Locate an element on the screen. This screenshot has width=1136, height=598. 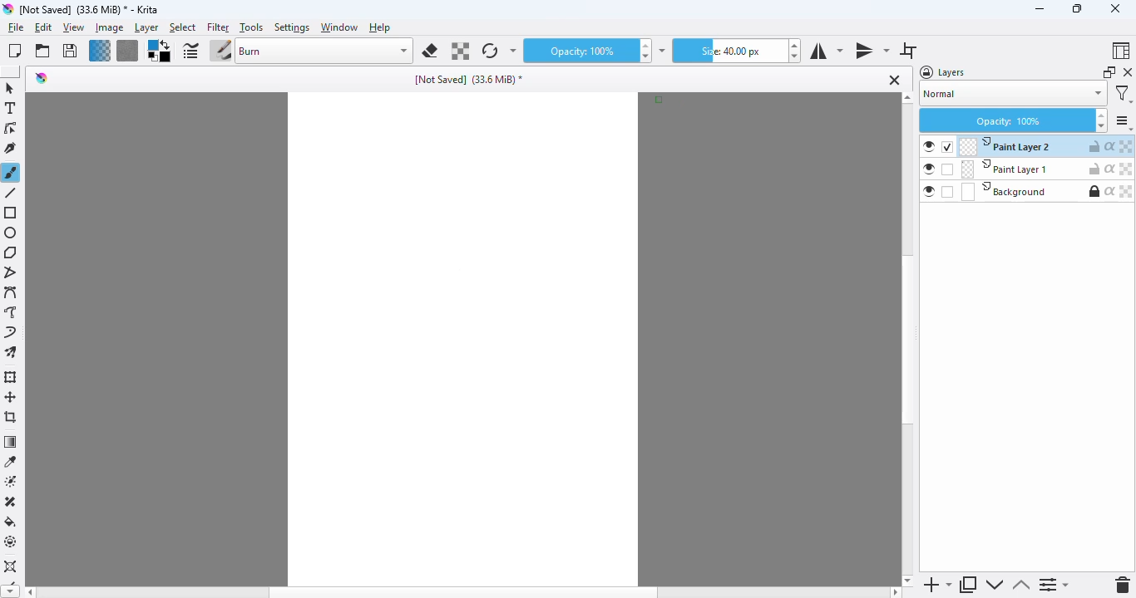
move layer or mask up is located at coordinates (1021, 586).